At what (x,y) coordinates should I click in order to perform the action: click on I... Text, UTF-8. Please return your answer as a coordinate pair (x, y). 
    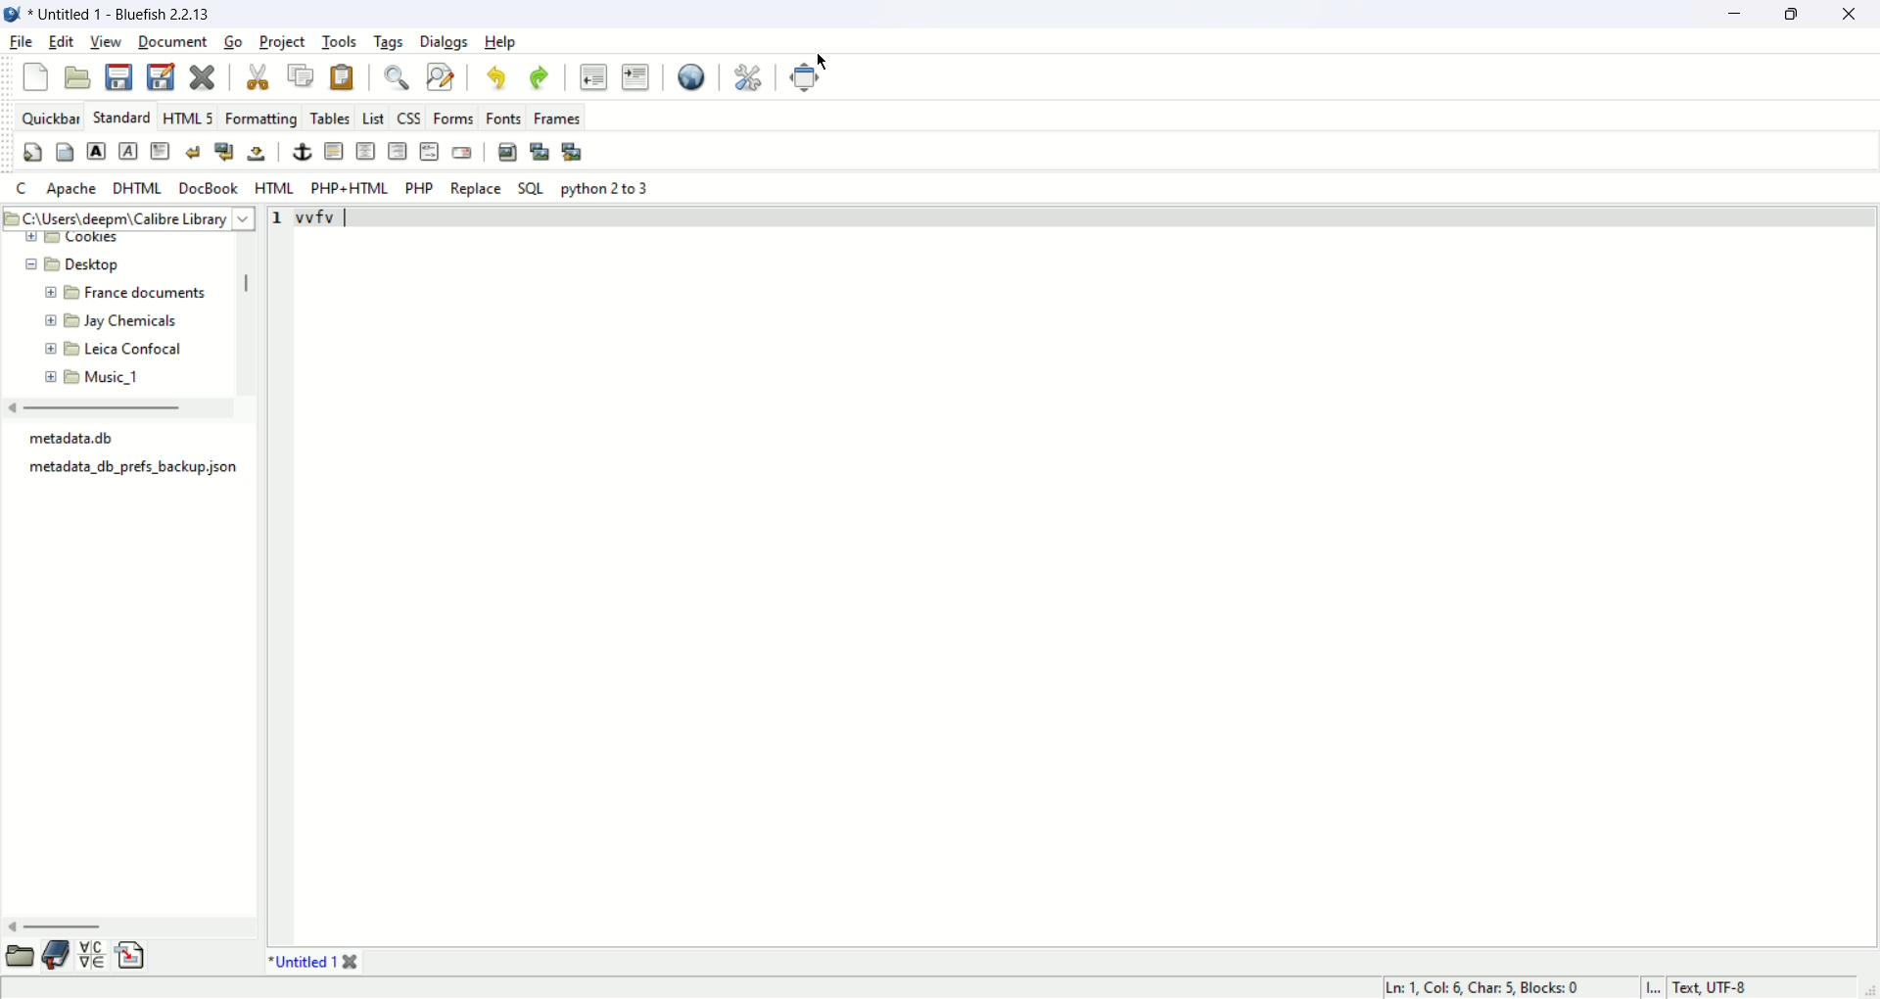
    Looking at the image, I should click on (1697, 987).